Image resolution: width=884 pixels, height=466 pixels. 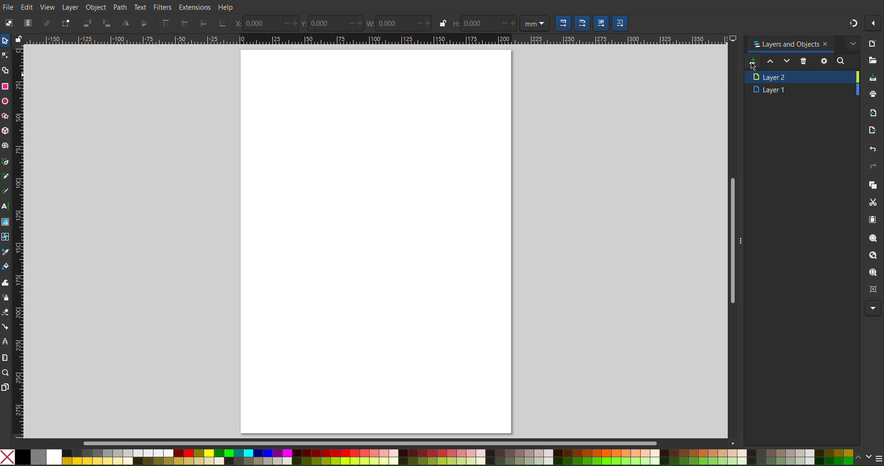 I want to click on Measure Tool, so click(x=7, y=357).